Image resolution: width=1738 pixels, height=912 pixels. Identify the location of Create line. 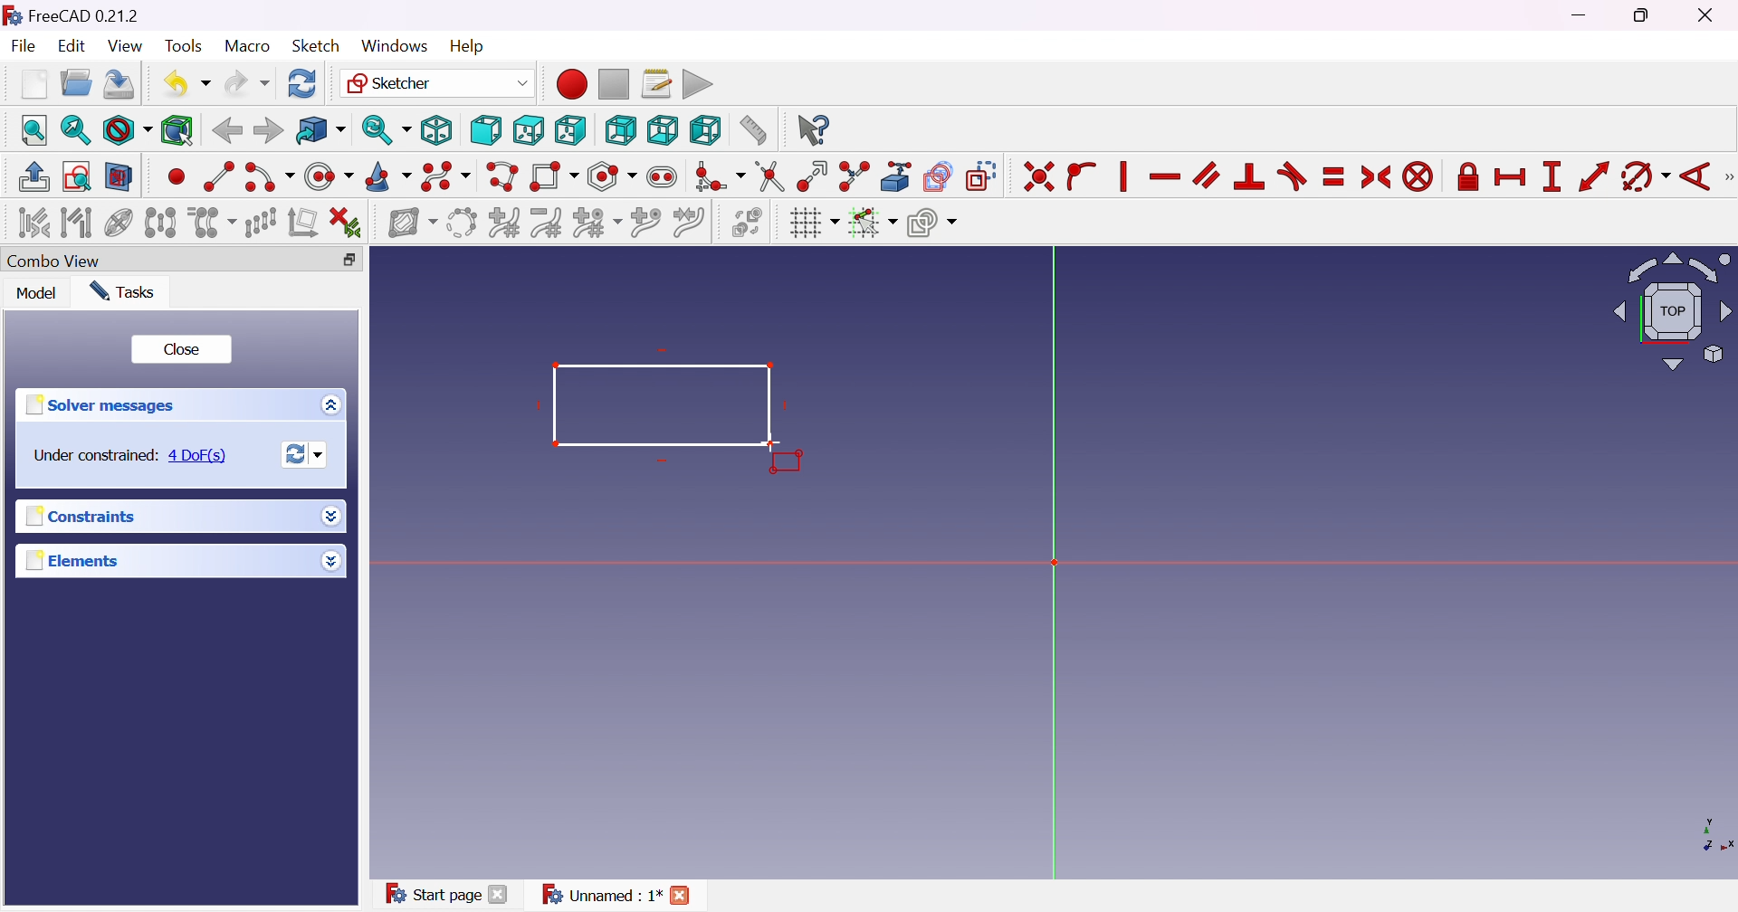
(217, 175).